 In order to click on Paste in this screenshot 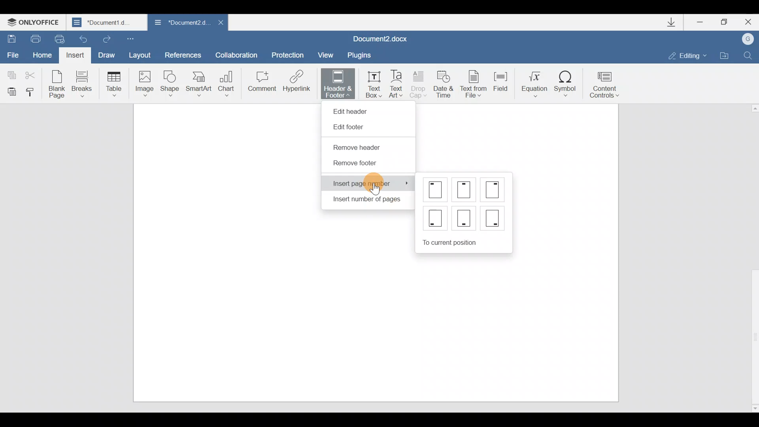, I will do `click(10, 91)`.